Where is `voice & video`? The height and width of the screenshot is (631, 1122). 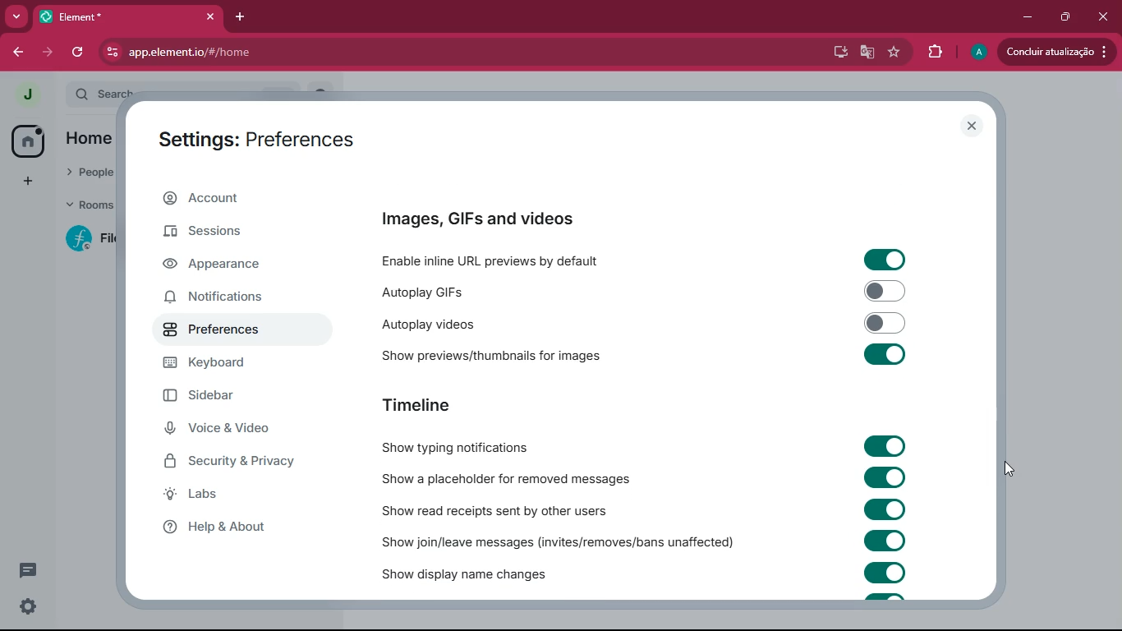
voice & video is located at coordinates (231, 428).